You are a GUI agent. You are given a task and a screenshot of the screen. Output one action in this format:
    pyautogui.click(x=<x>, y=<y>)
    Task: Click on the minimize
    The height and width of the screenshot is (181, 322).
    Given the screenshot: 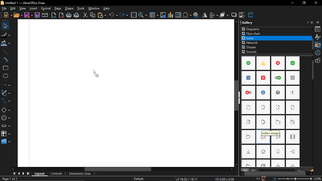 What is the action you would take?
    pyautogui.click(x=293, y=3)
    